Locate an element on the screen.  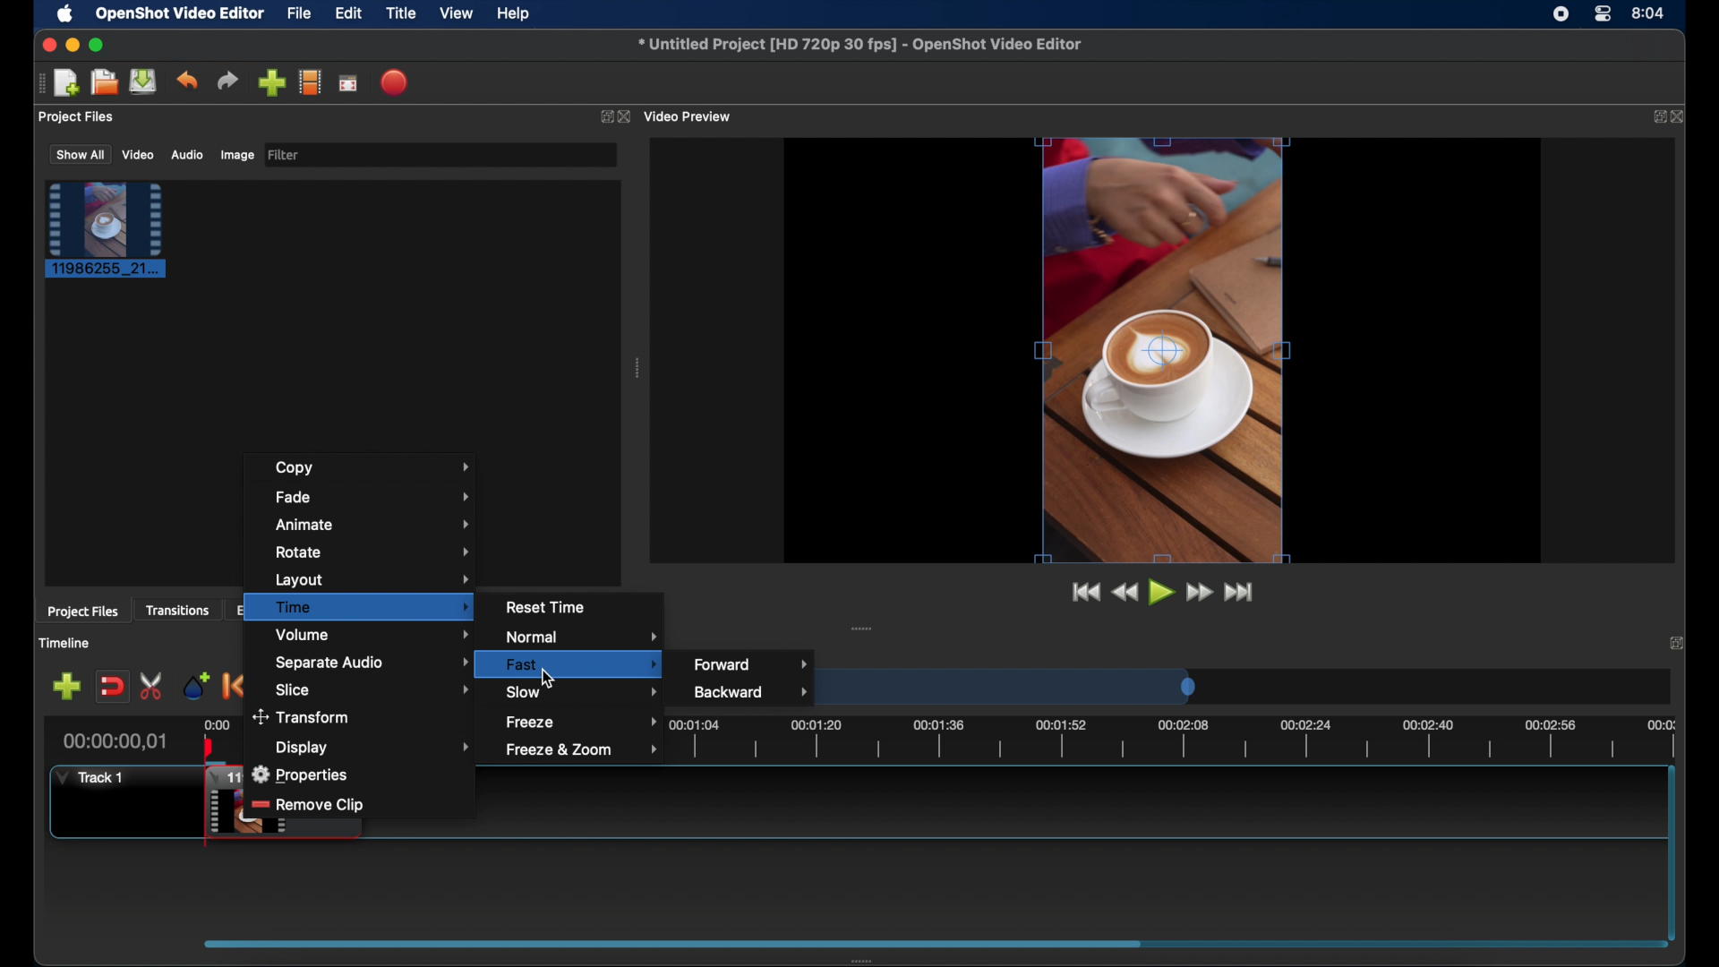
undo is located at coordinates (188, 81).